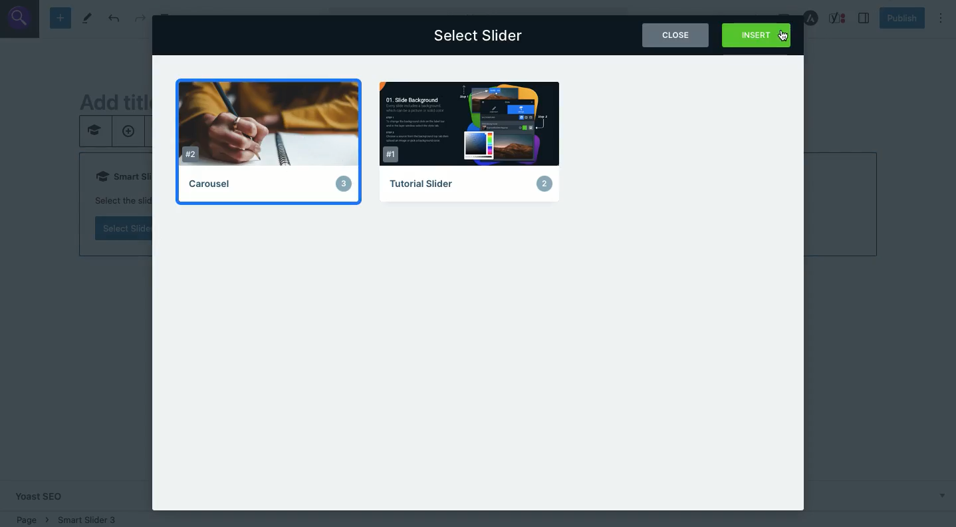 The image size is (956, 527). What do you see at coordinates (675, 36) in the screenshot?
I see `Close` at bounding box center [675, 36].